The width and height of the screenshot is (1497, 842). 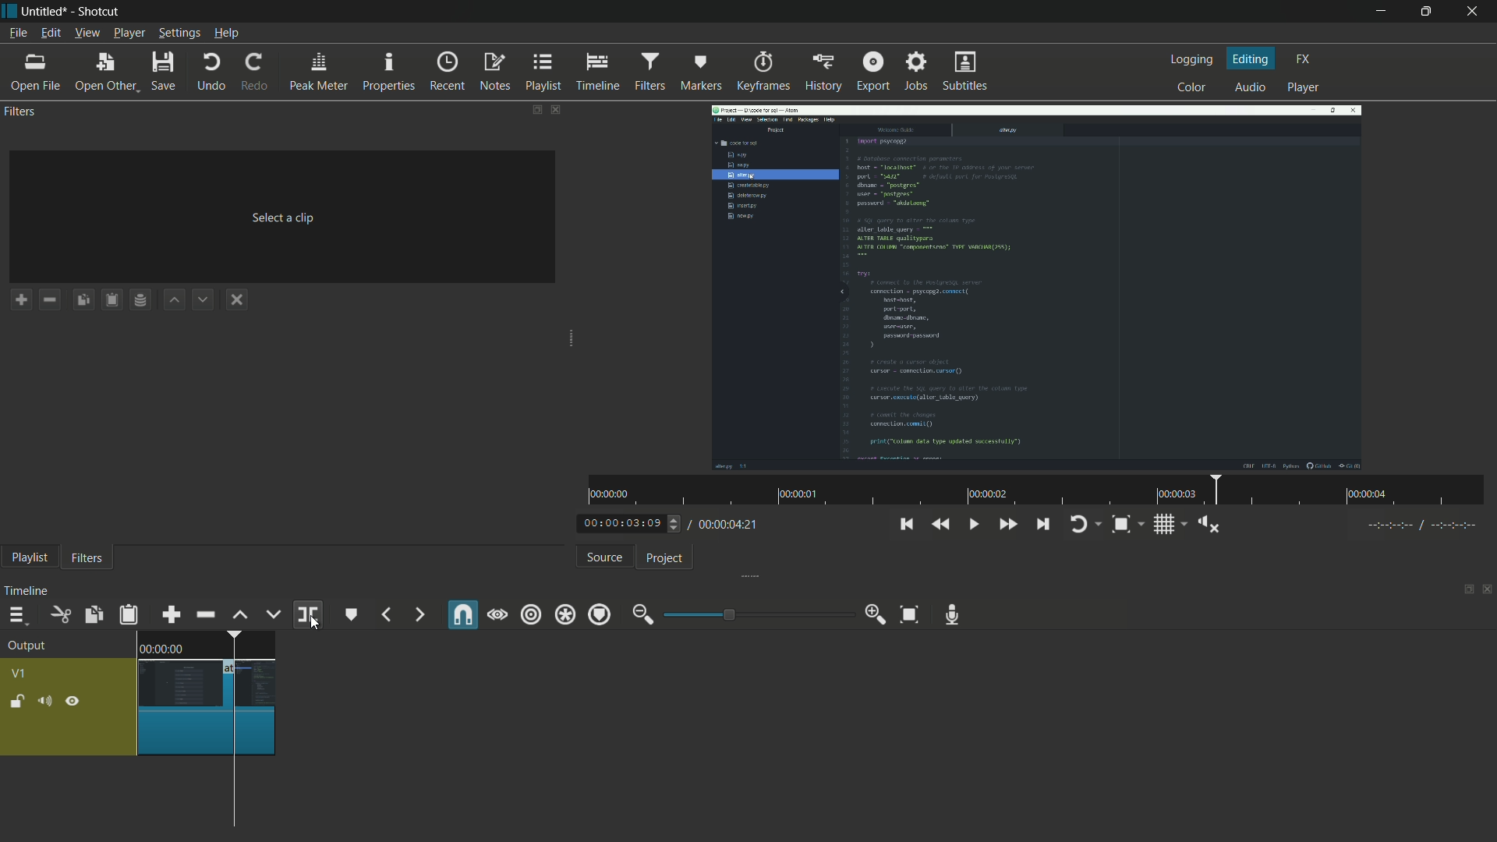 What do you see at coordinates (664, 559) in the screenshot?
I see `project` at bounding box center [664, 559].